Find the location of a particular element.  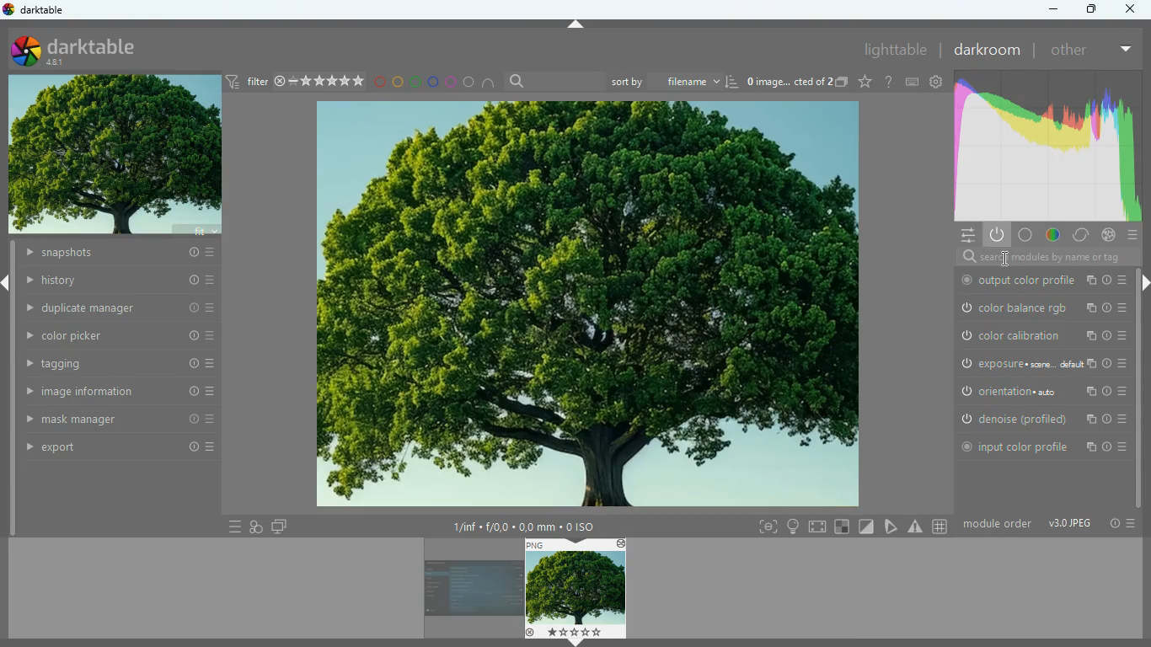

mask manager is located at coordinates (120, 420).